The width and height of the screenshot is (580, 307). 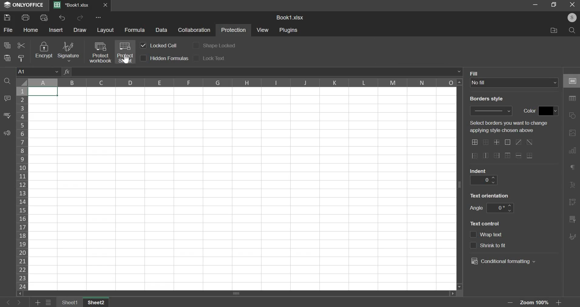 What do you see at coordinates (483, 180) in the screenshot?
I see `indent` at bounding box center [483, 180].